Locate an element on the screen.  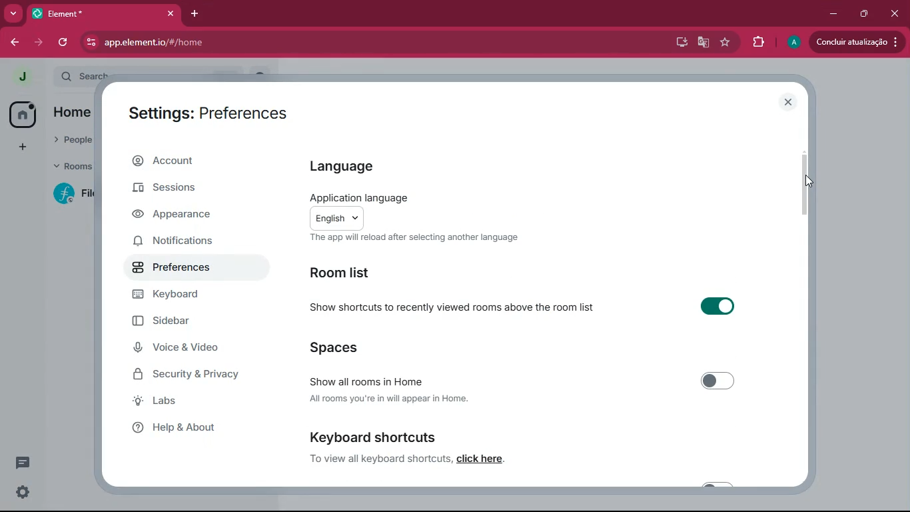
extensions is located at coordinates (757, 41).